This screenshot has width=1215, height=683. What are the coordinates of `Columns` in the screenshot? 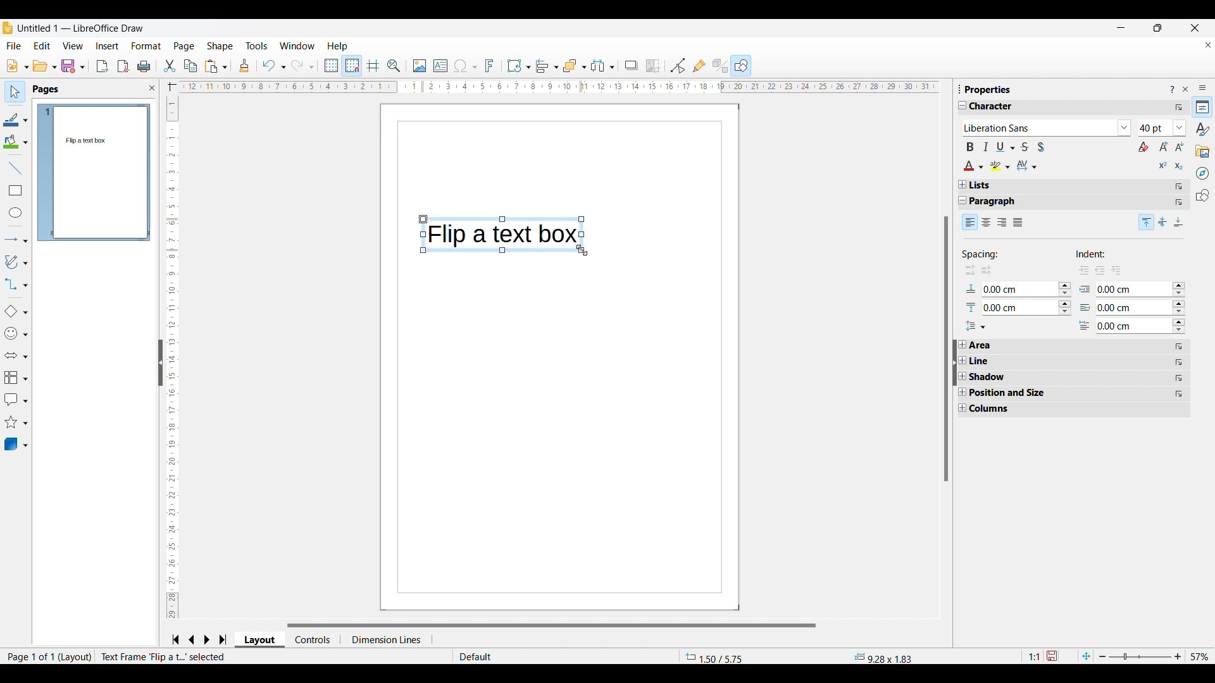 It's located at (995, 409).